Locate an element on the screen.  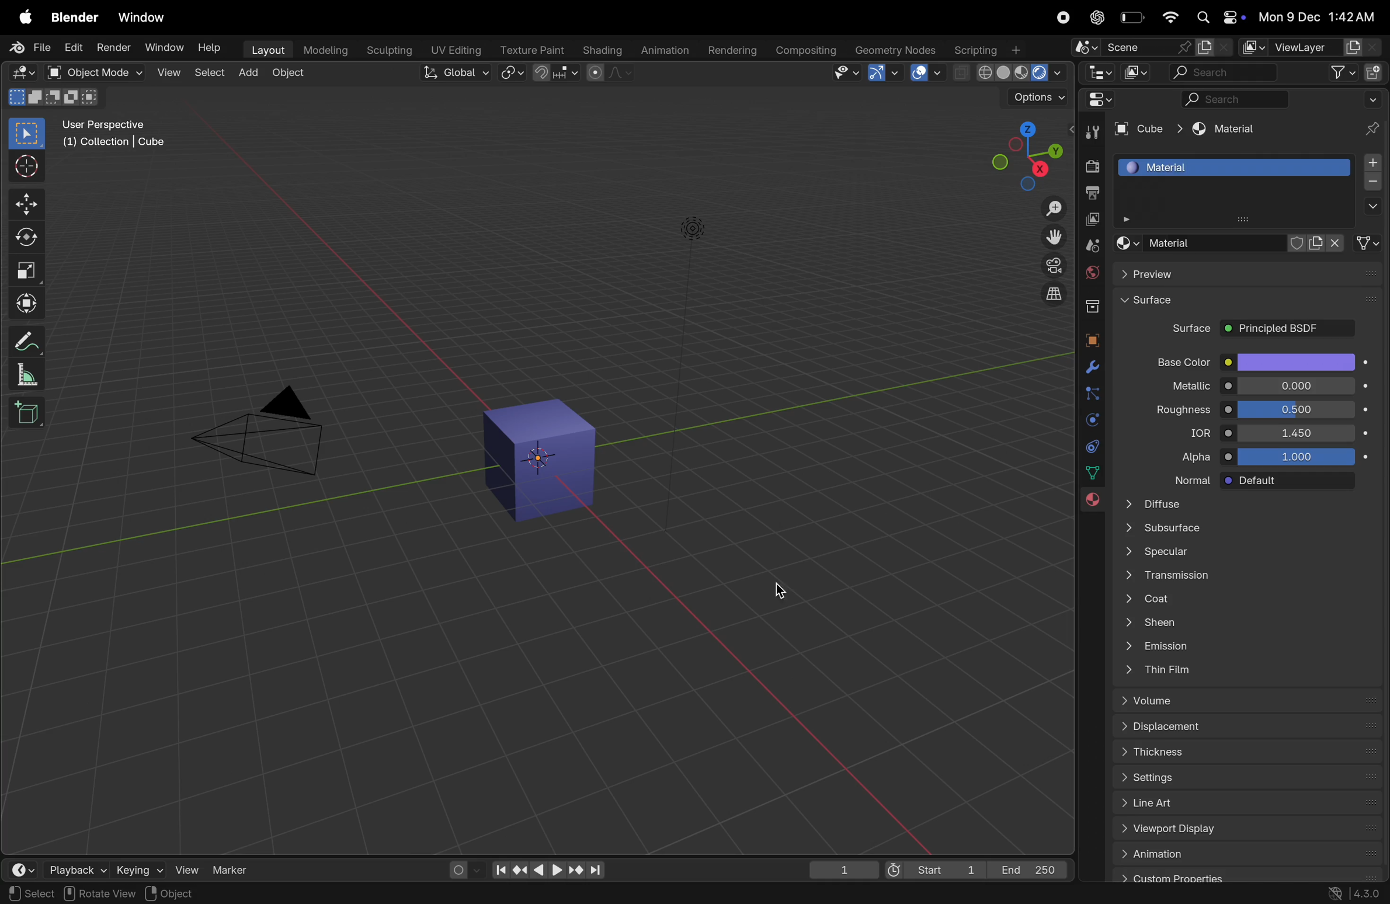
toggle camera is located at coordinates (1051, 265).